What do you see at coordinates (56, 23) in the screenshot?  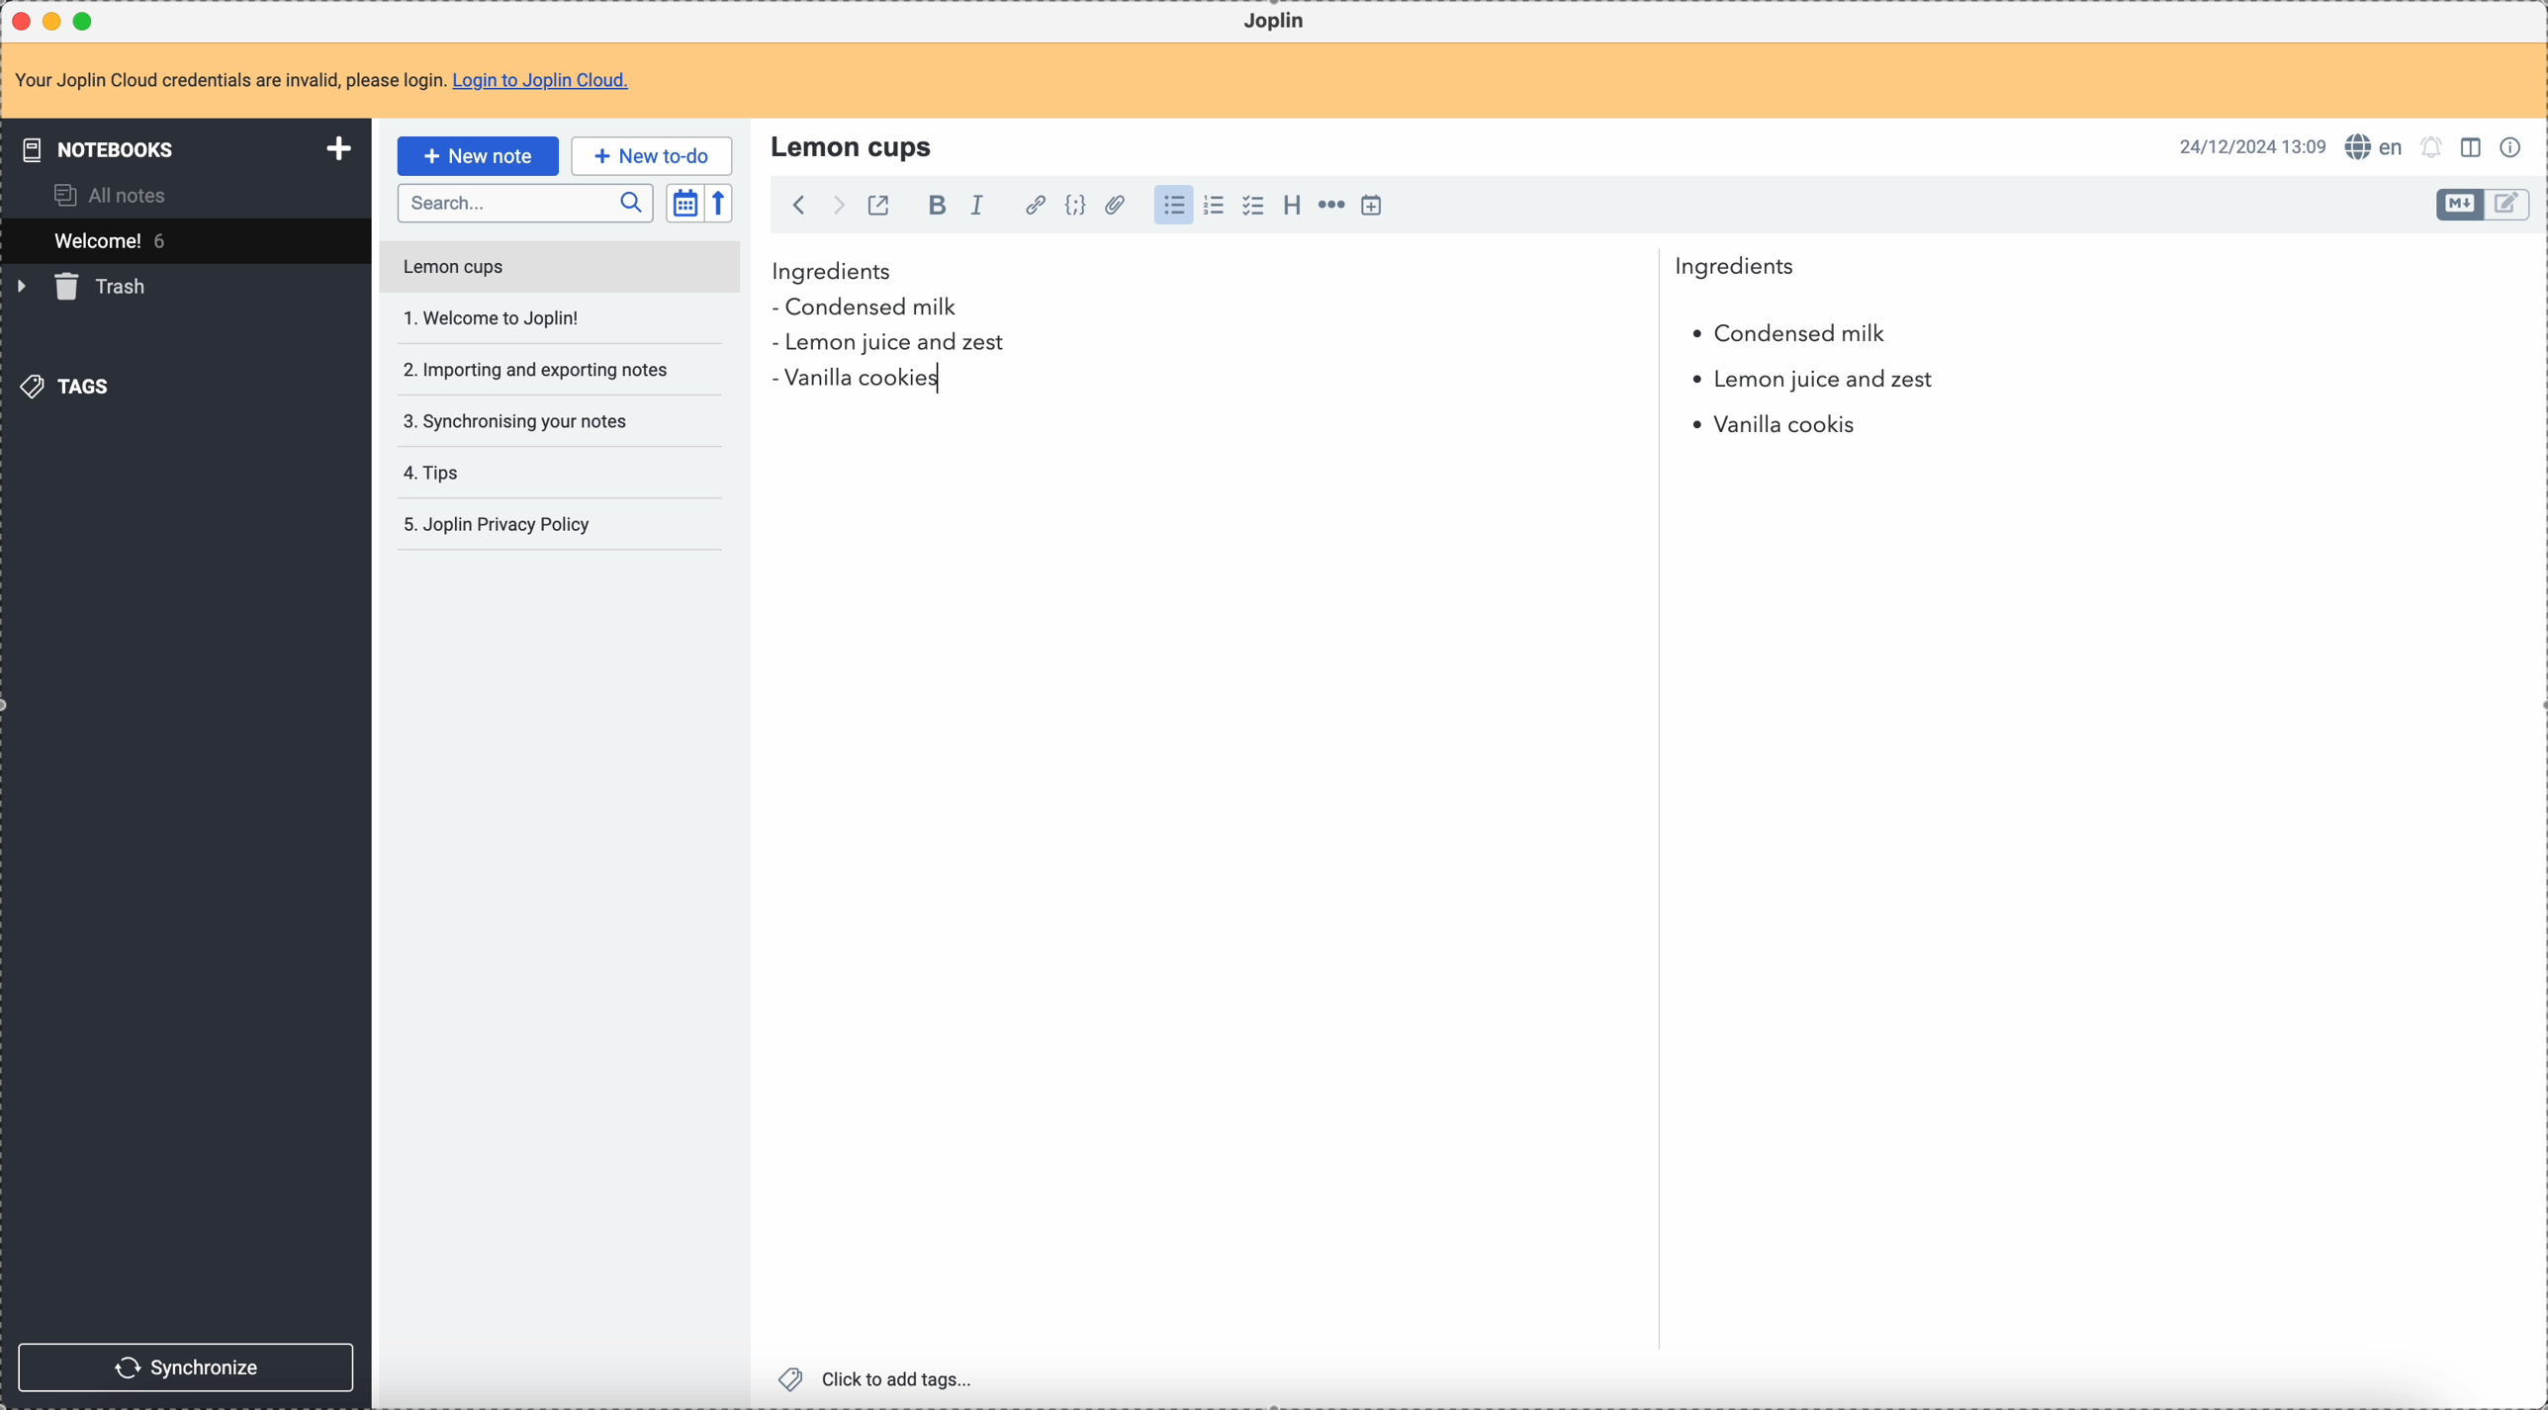 I see `minimize` at bounding box center [56, 23].